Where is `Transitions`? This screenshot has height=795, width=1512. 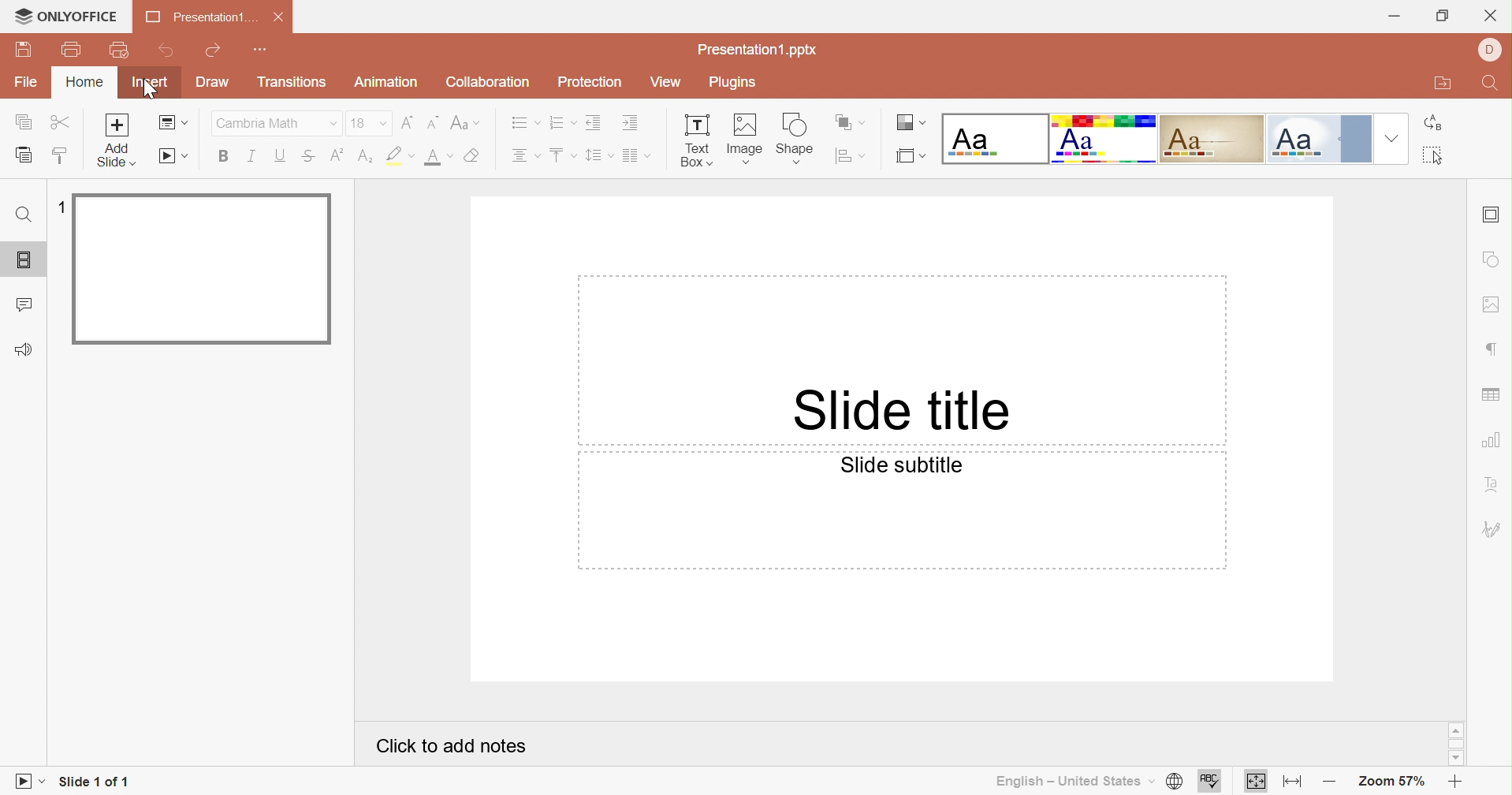 Transitions is located at coordinates (292, 82).